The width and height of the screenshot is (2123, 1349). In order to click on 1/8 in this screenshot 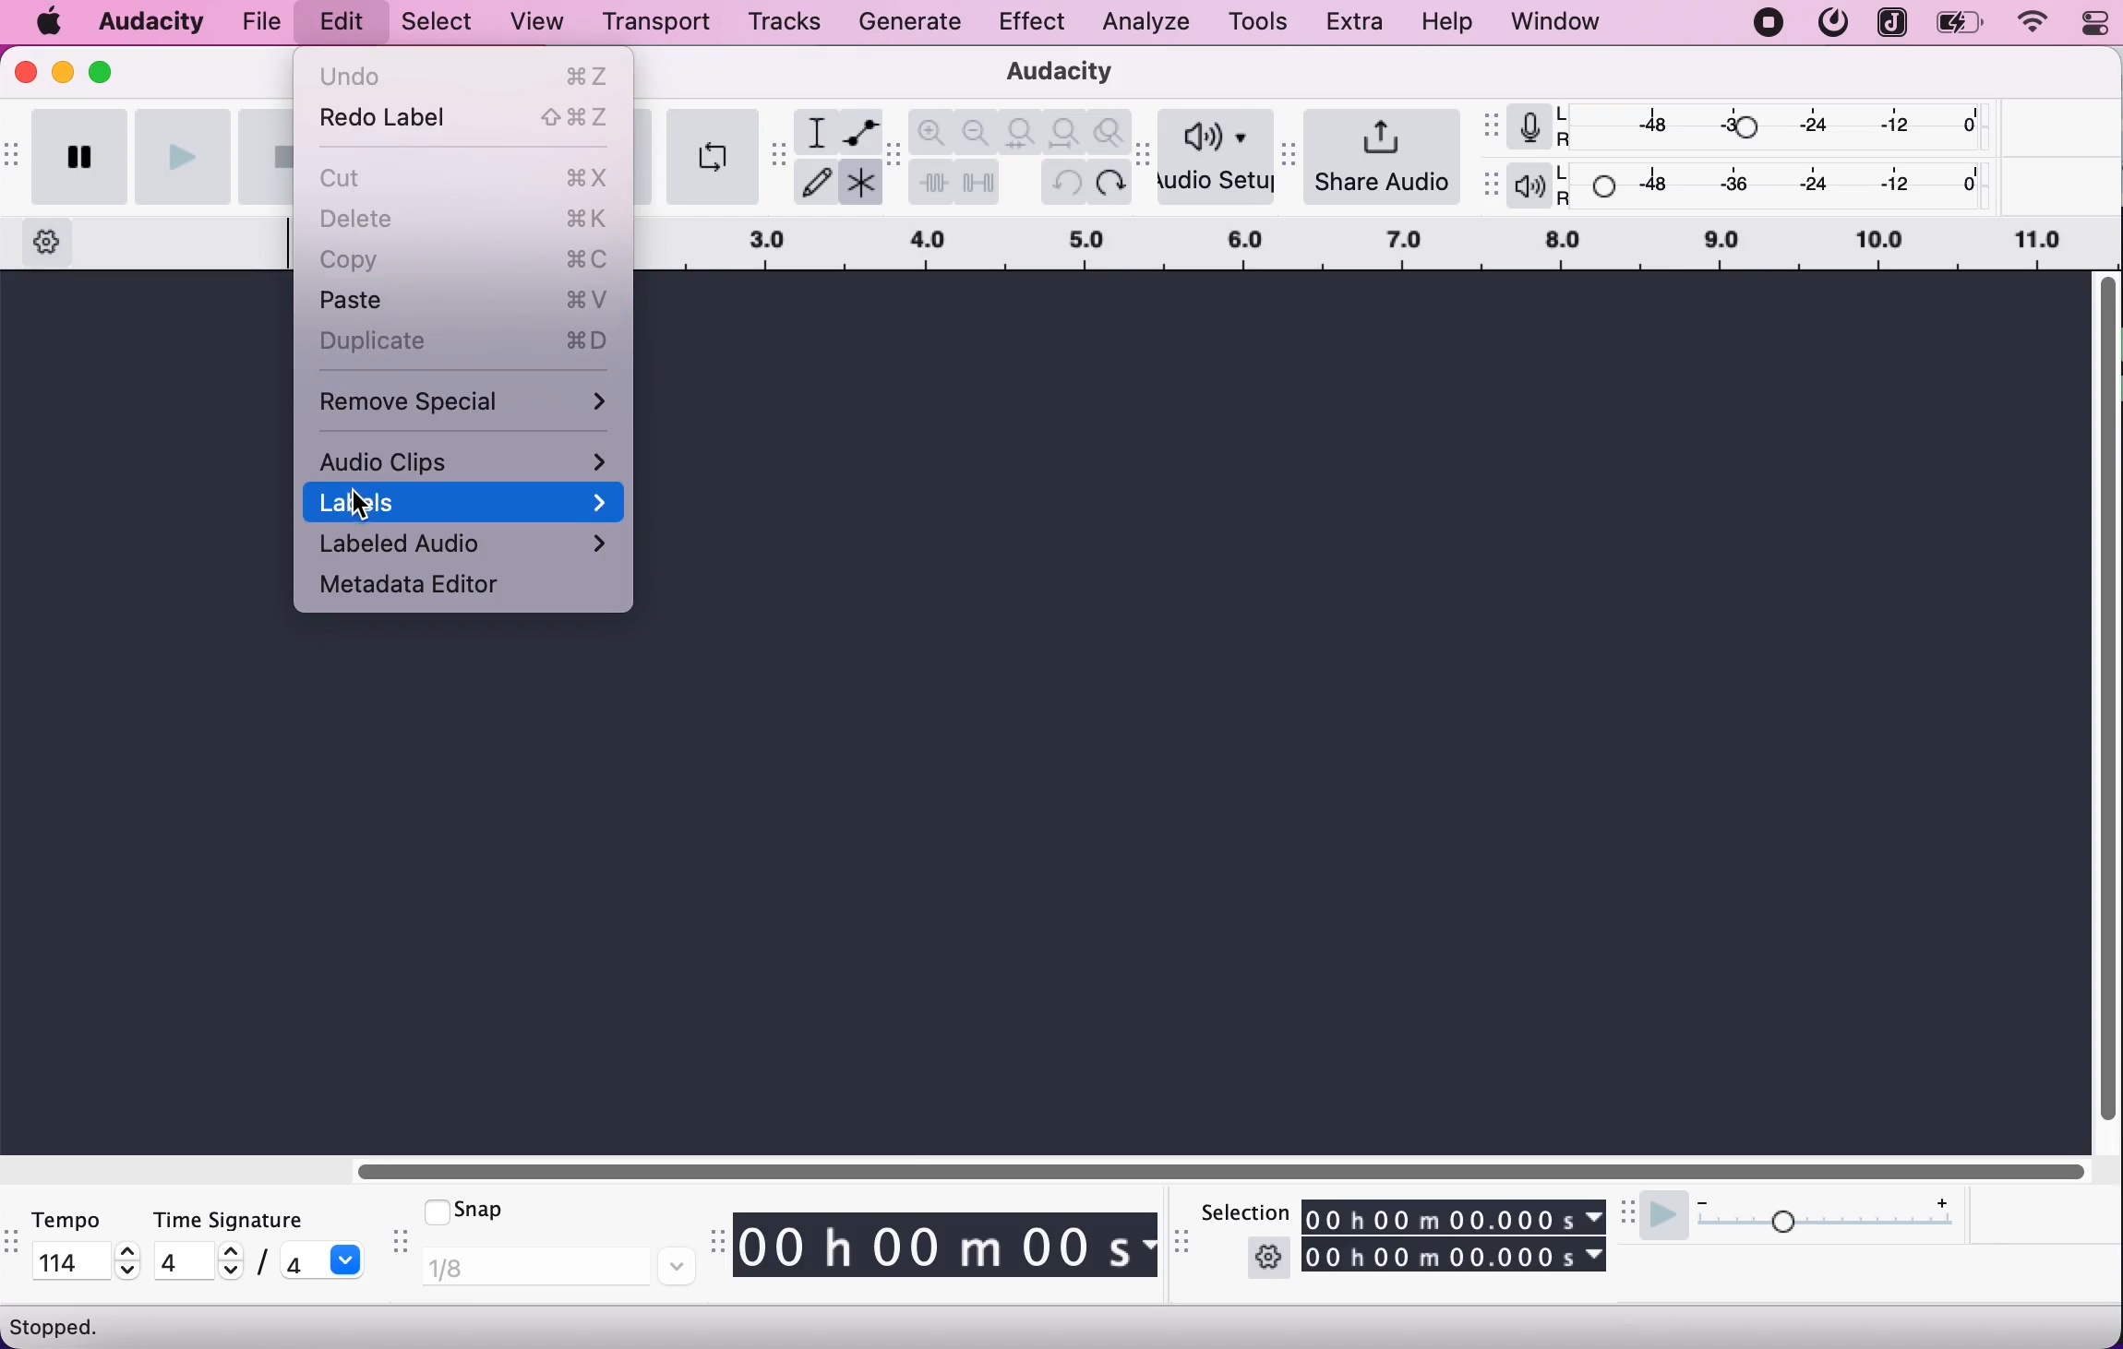, I will do `click(558, 1268)`.